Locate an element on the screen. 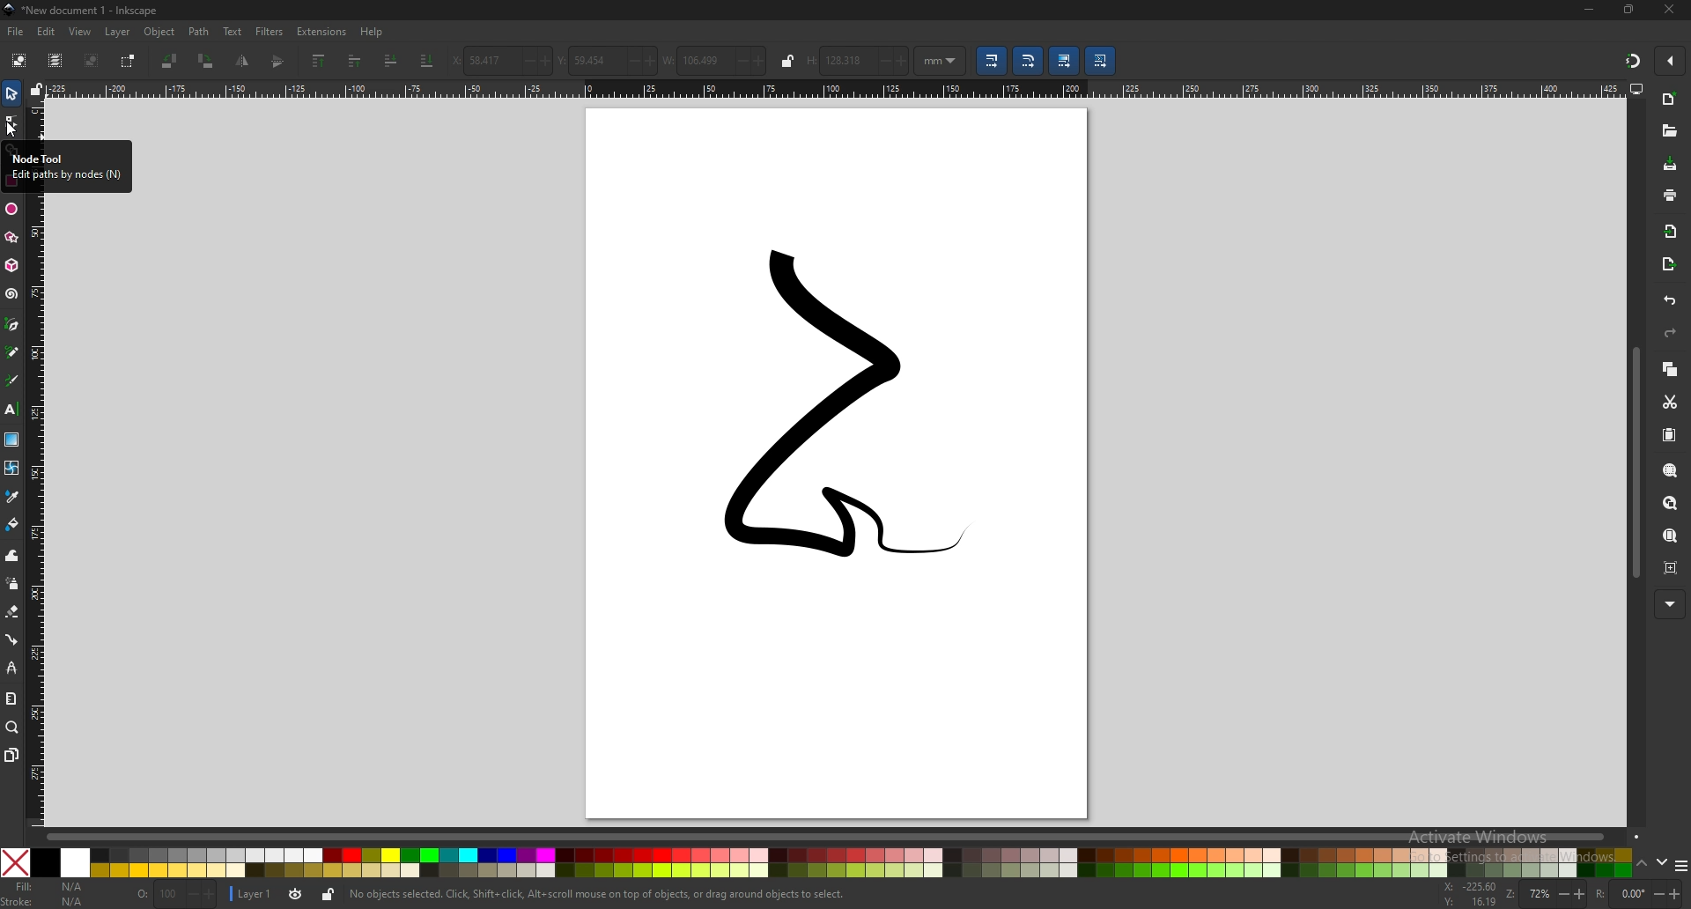 This screenshot has height=909, width=1691. selector is located at coordinates (11, 94).